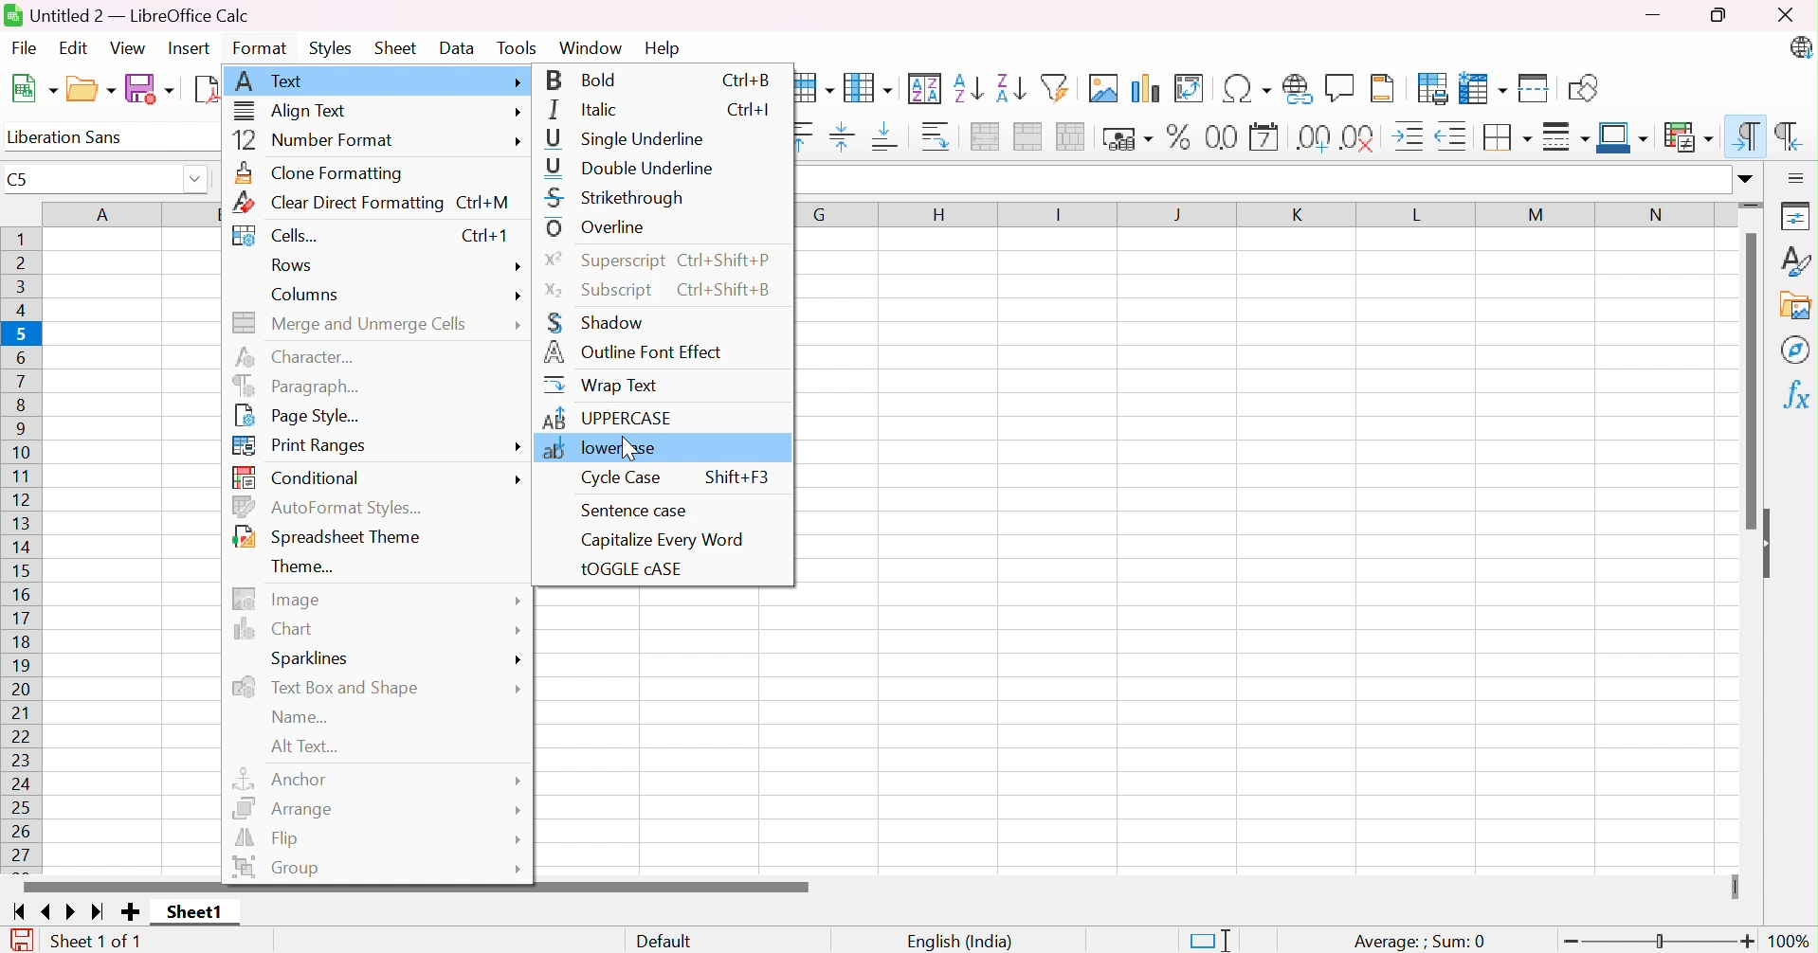  What do you see at coordinates (615, 197) in the screenshot?
I see `Strikethrough` at bounding box center [615, 197].